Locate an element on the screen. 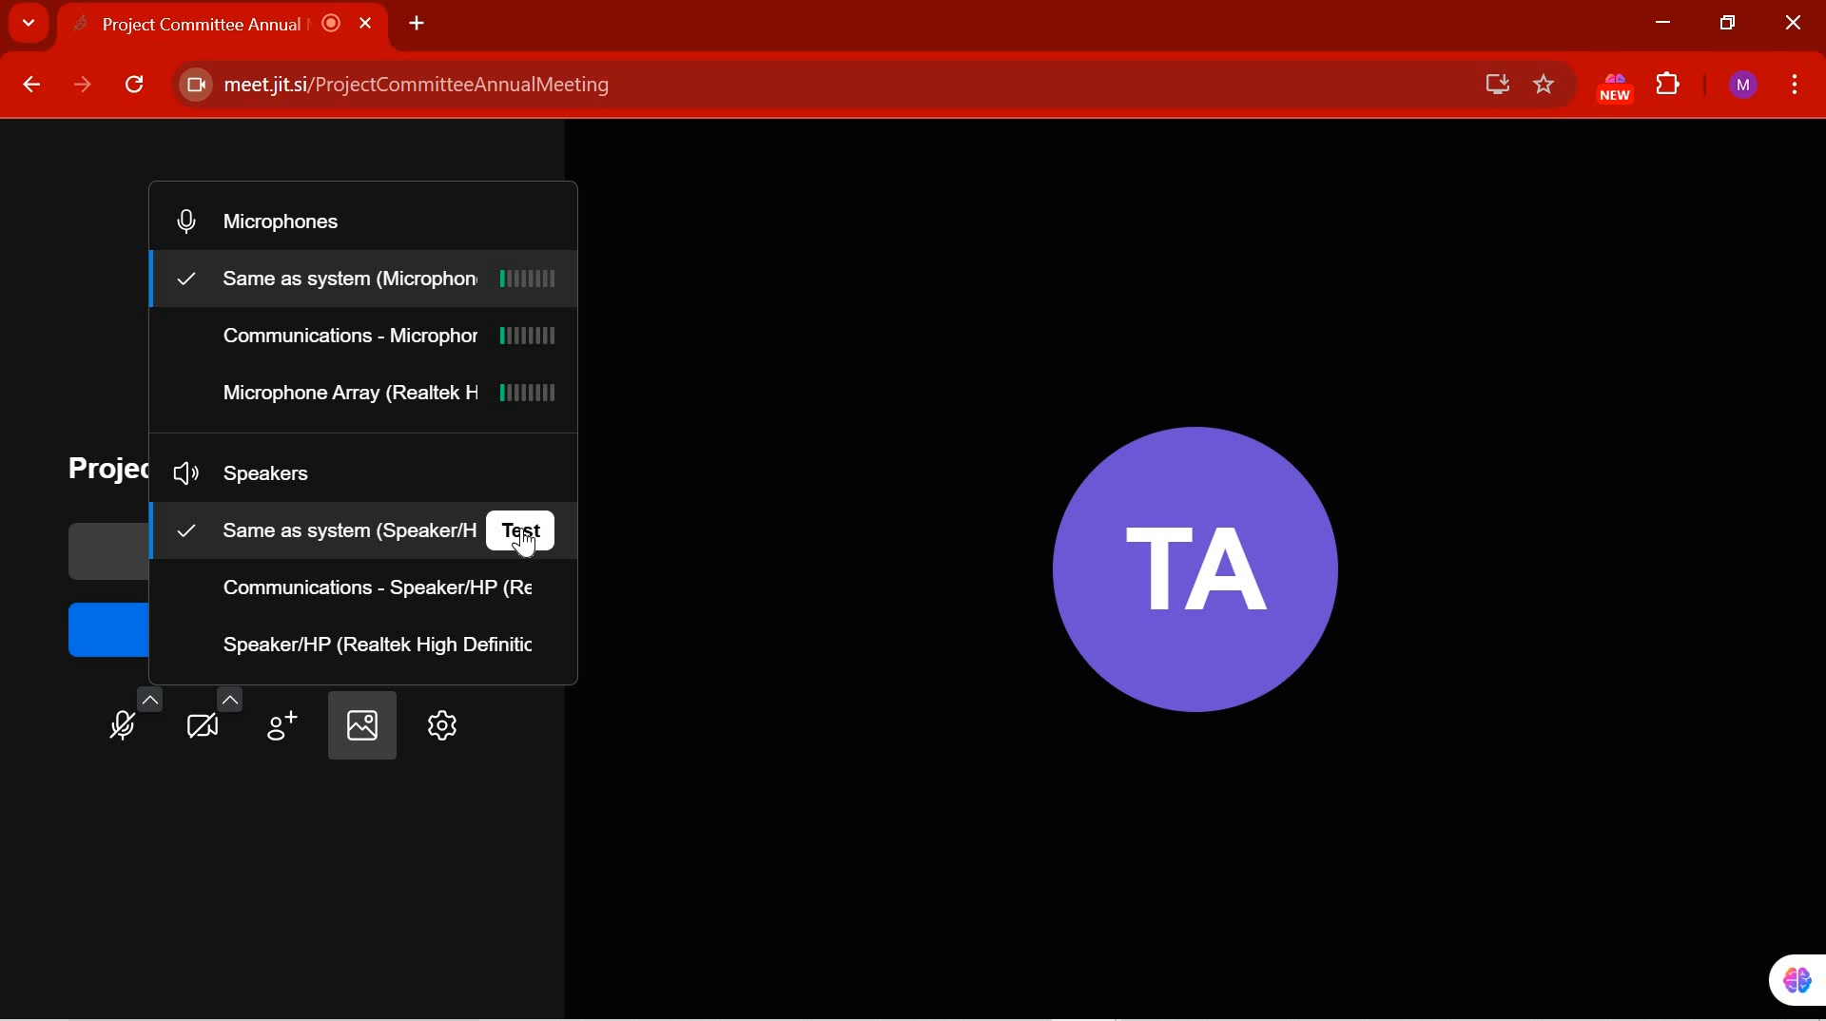  meet jitsi/ProjectCommitteeAnnualMeeting is located at coordinates (811, 86).